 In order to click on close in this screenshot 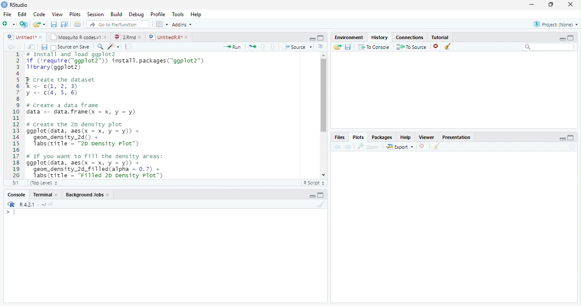, I will do `click(106, 37)`.